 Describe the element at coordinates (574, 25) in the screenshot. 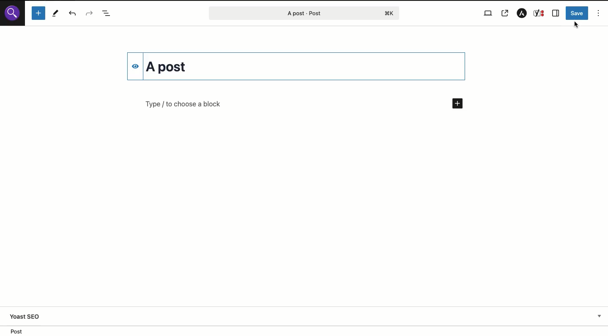

I see `Cursor` at that location.